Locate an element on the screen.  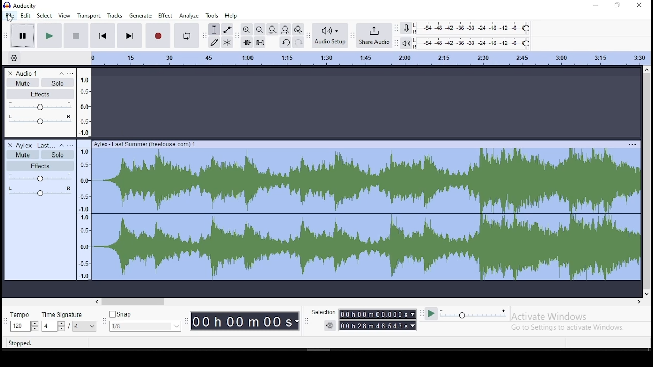
snap is located at coordinates (145, 322).